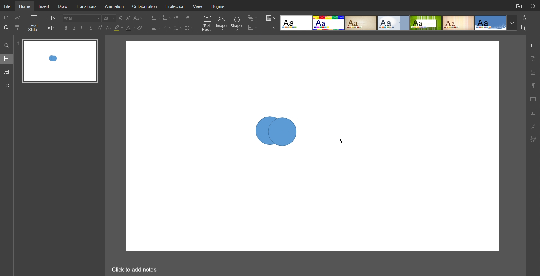 The width and height of the screenshot is (540, 276). What do you see at coordinates (533, 59) in the screenshot?
I see `Shape Settings` at bounding box center [533, 59].